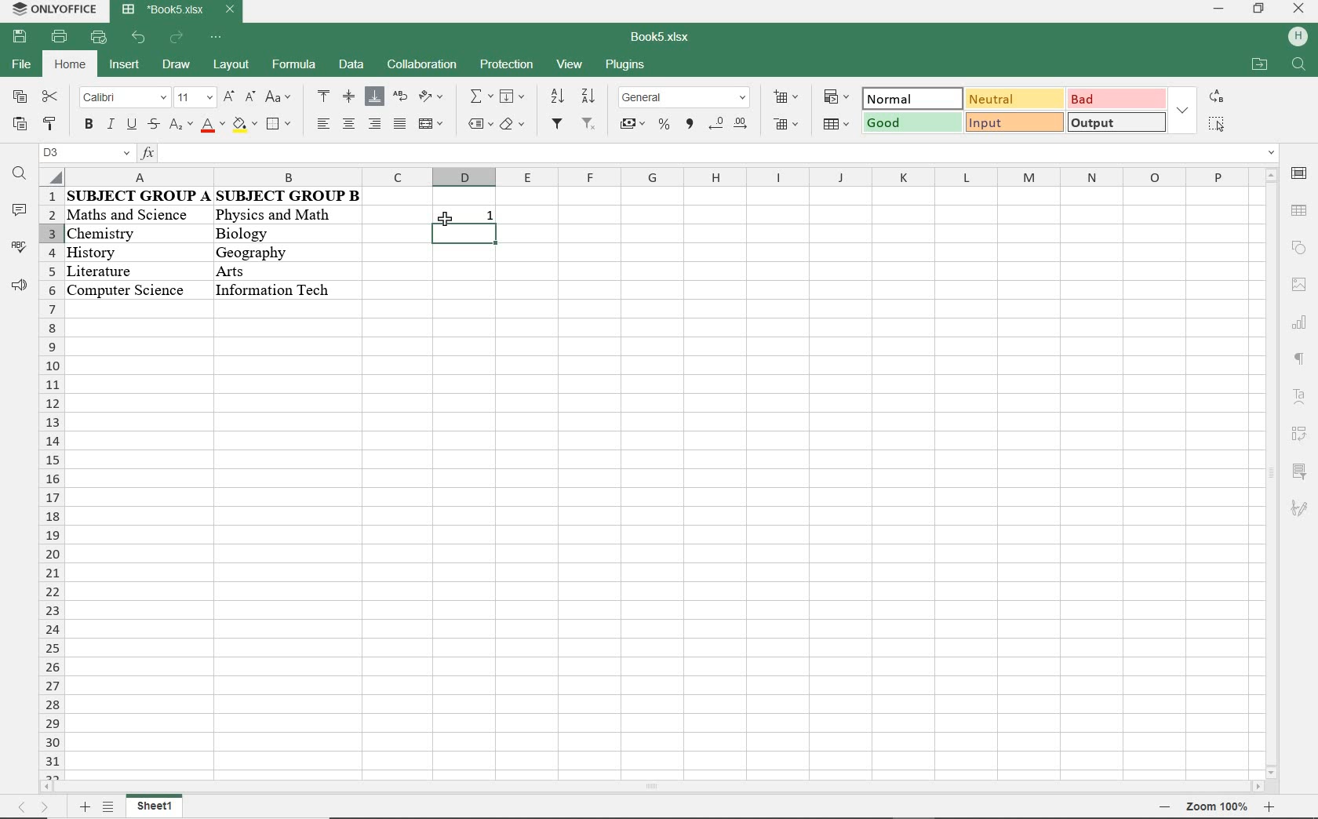 Image resolution: width=1318 pixels, height=819 pixels. What do you see at coordinates (140, 38) in the screenshot?
I see `undo` at bounding box center [140, 38].